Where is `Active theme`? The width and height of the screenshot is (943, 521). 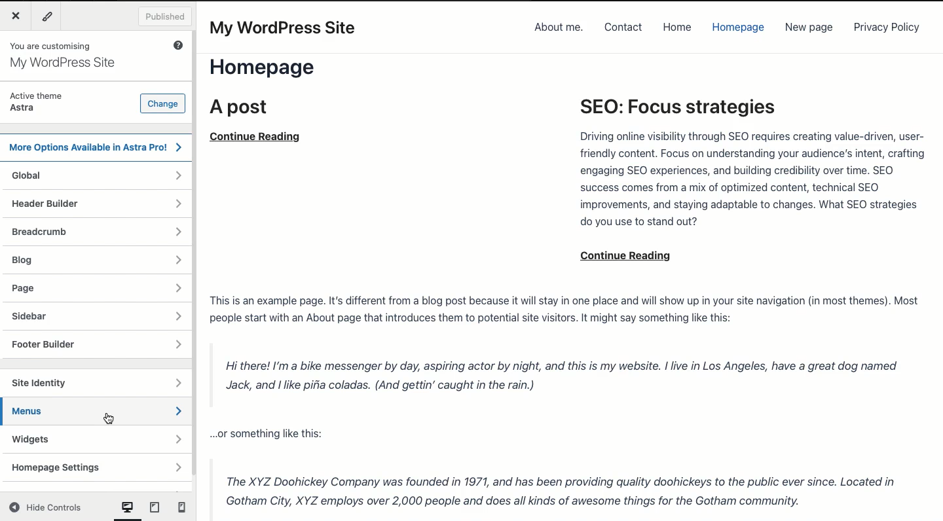
Active theme is located at coordinates (39, 99).